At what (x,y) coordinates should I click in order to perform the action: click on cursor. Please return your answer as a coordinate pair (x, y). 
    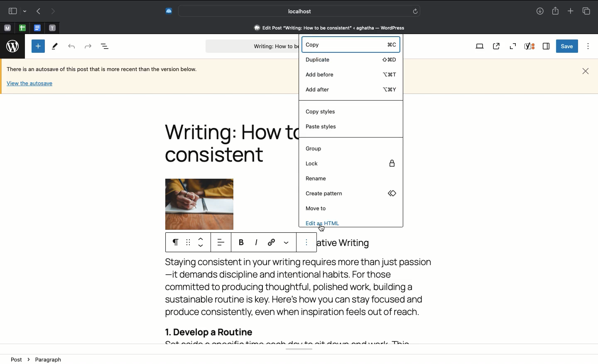
    Looking at the image, I should click on (321, 228).